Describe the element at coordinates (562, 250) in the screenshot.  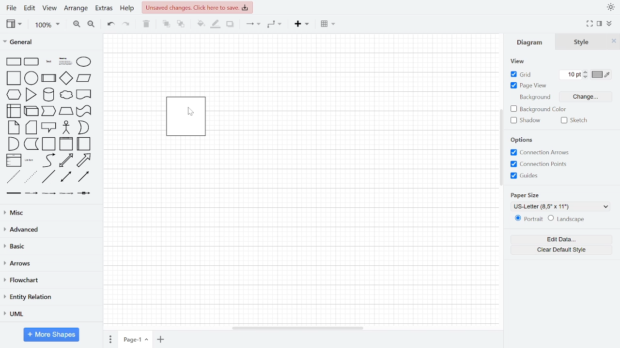
I see `clear default style` at that location.